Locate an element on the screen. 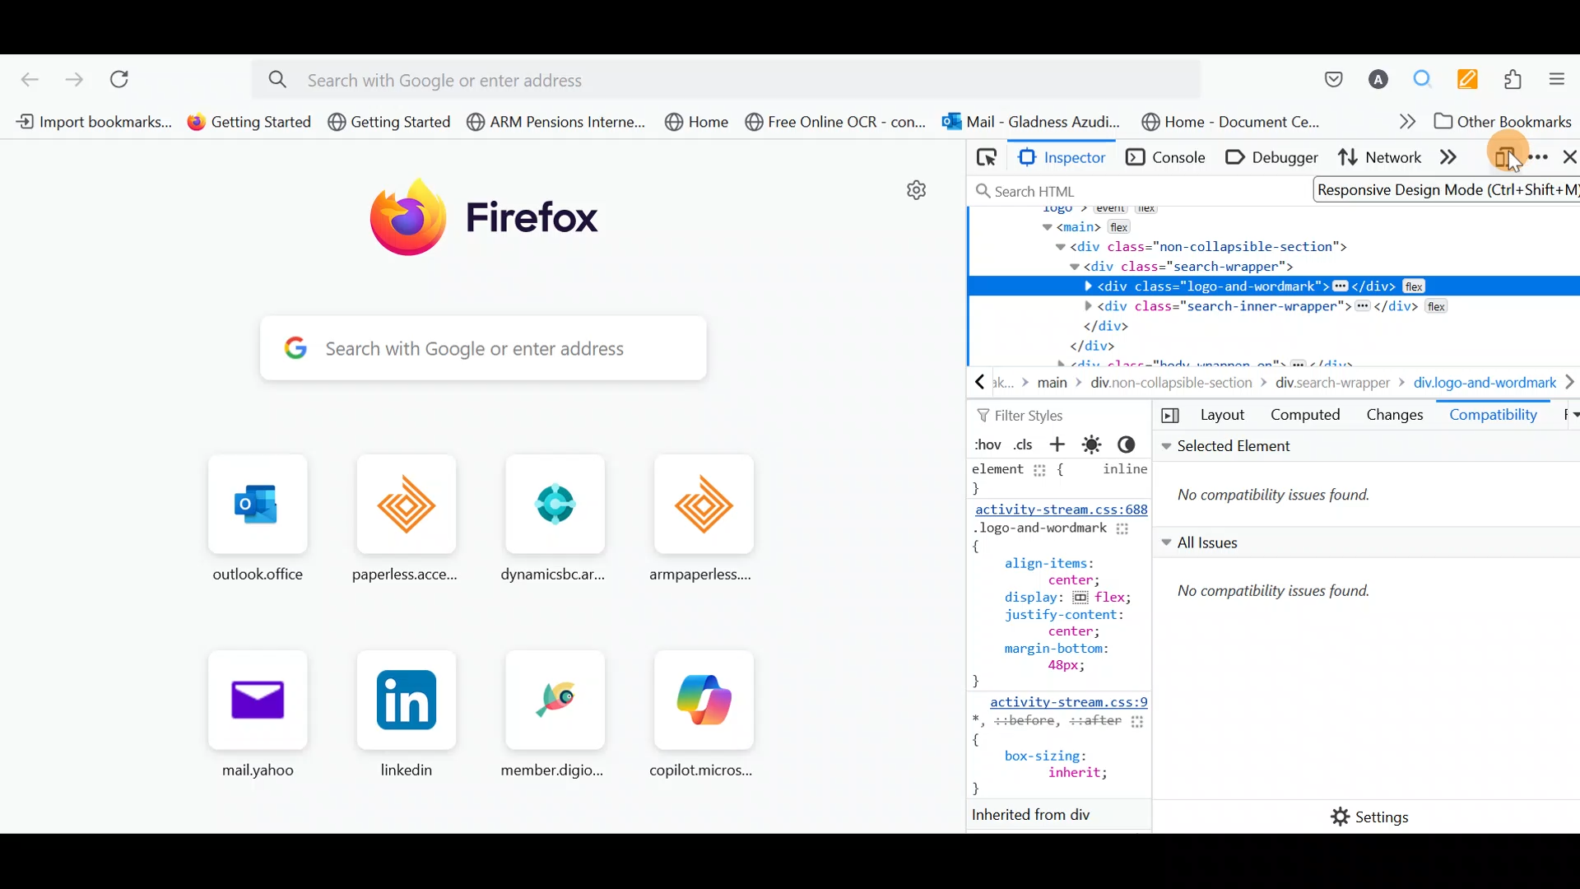 Image resolution: width=1580 pixels, height=889 pixels. Bookmark 4 is located at coordinates (551, 120).